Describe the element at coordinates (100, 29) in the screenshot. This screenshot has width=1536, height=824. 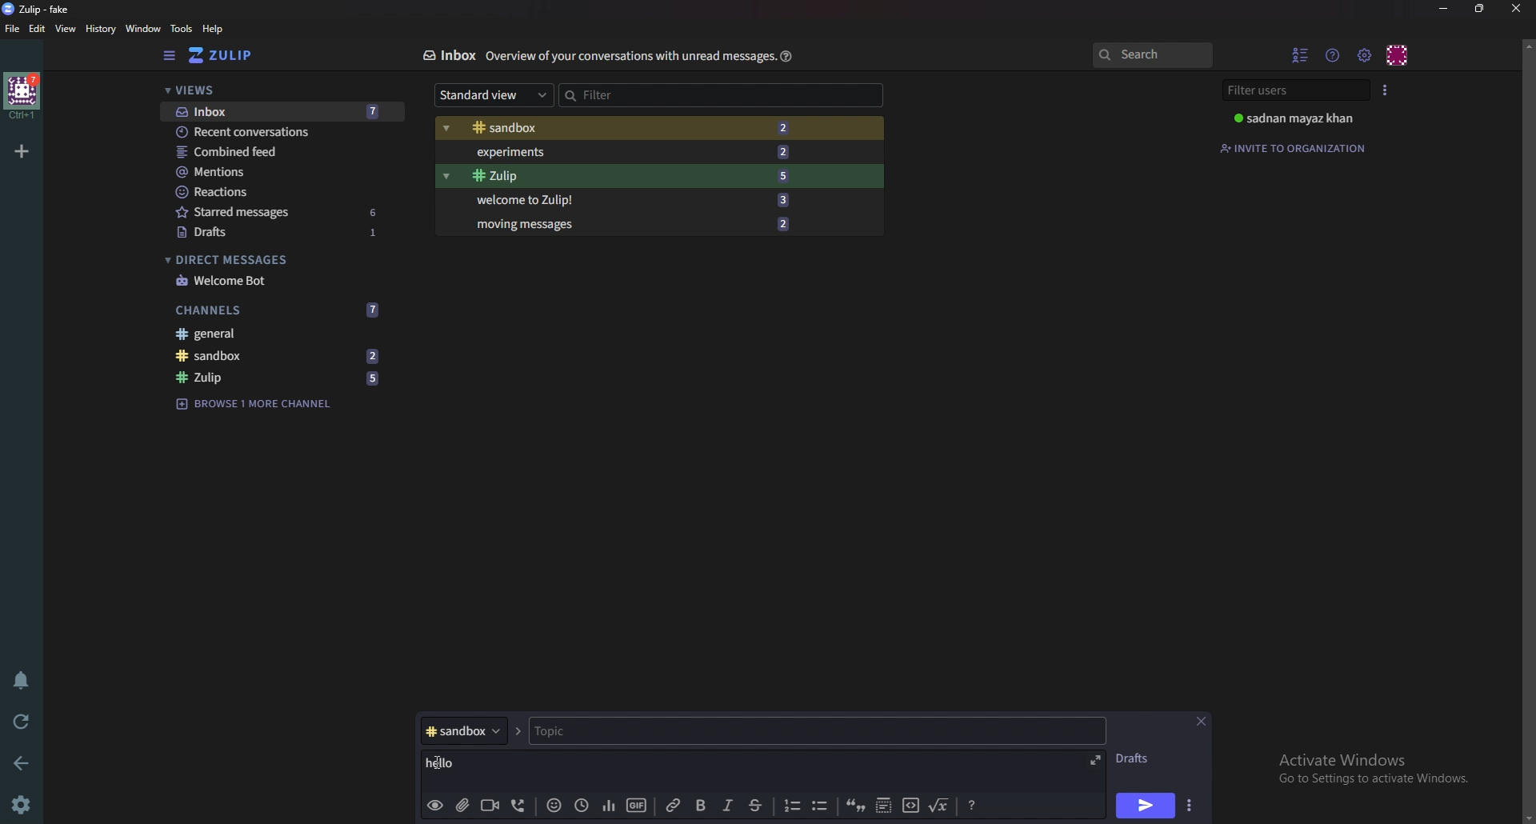
I see `History` at that location.